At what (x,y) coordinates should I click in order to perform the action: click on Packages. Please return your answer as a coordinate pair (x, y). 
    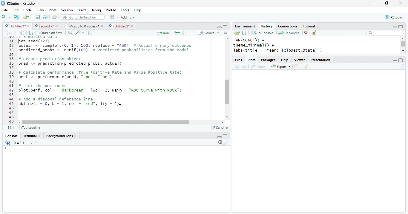
    Looking at the image, I should click on (268, 60).